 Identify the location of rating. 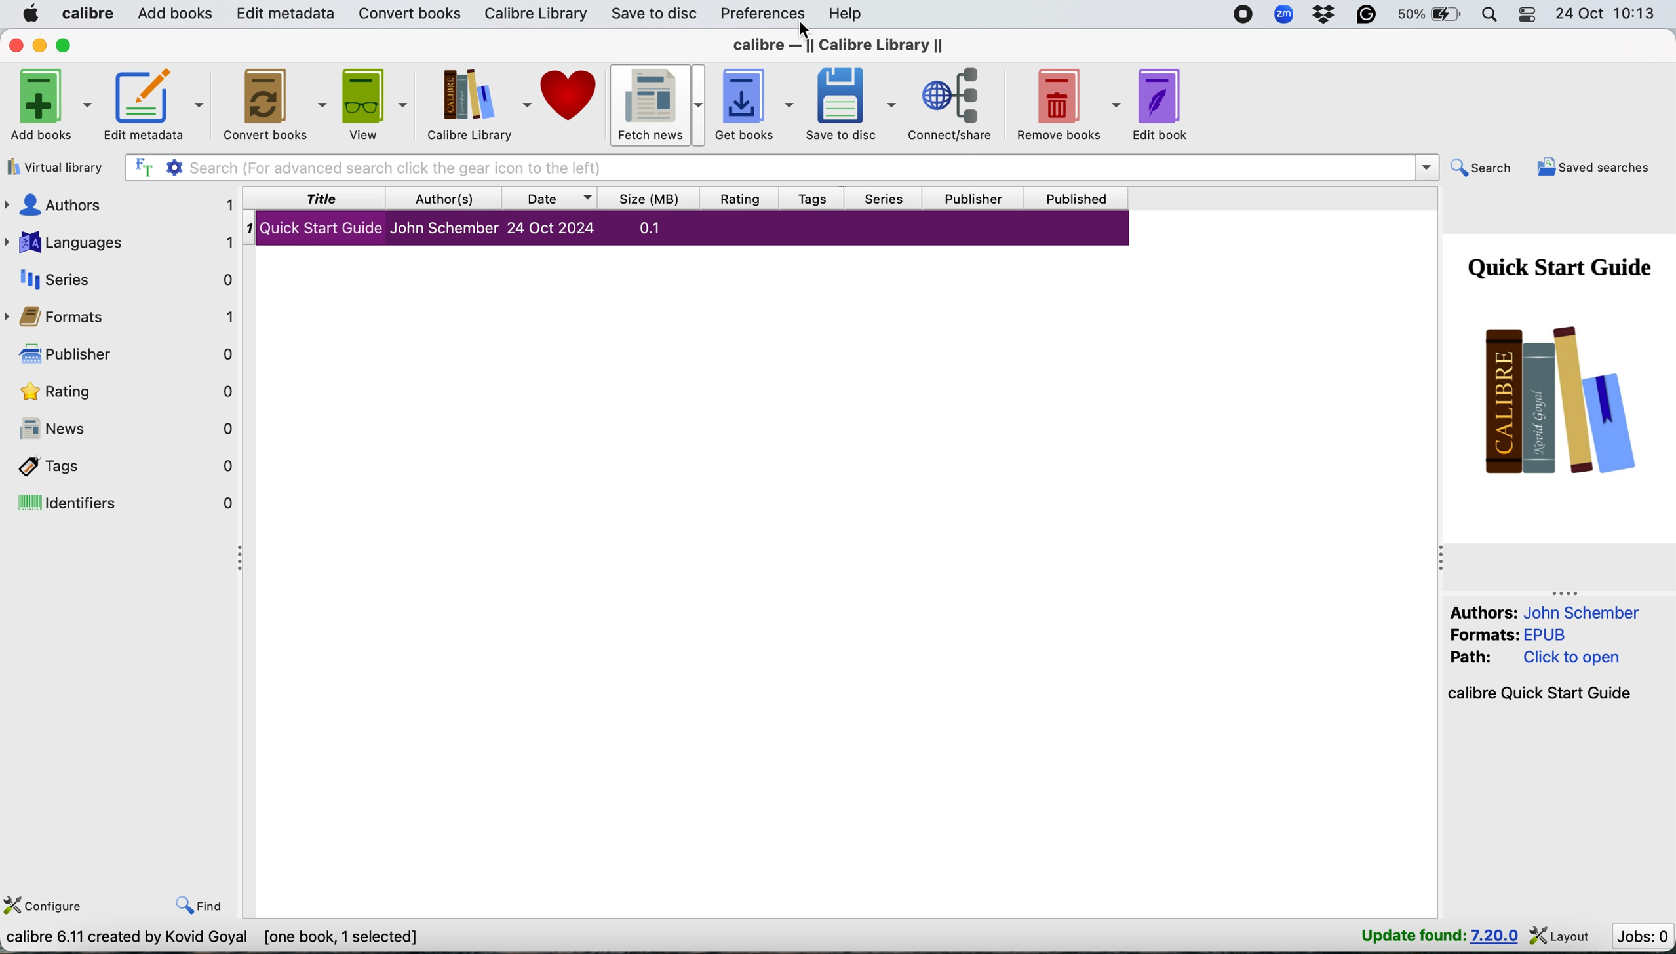
(128, 393).